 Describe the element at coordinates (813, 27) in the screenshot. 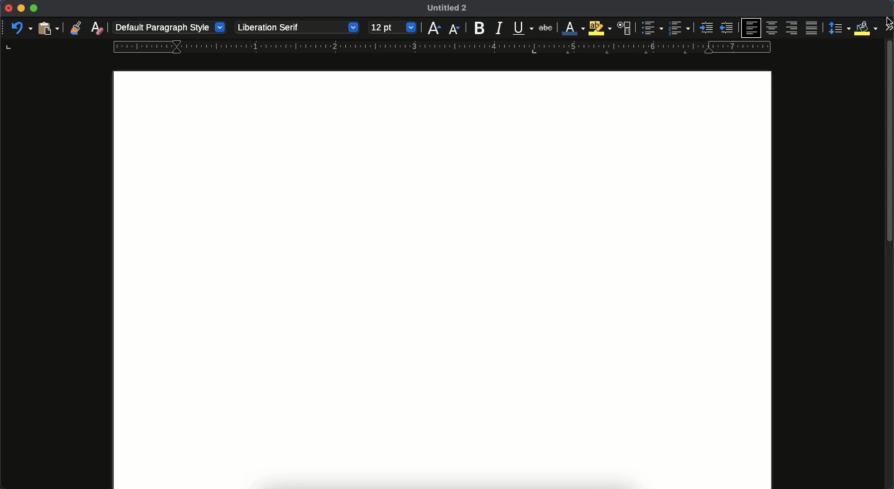

I see `justify` at that location.